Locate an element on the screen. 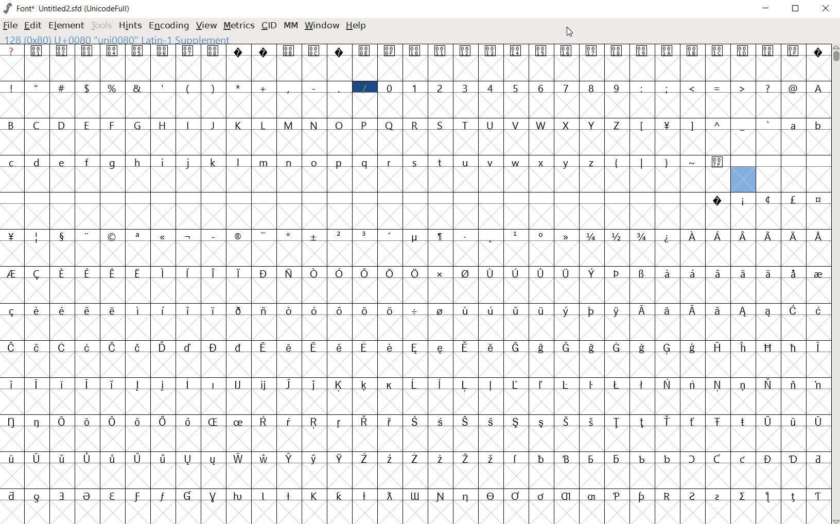  glyph is located at coordinates (464, 385).